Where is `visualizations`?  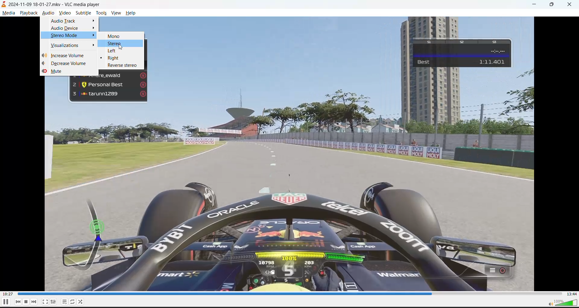 visualizations is located at coordinates (65, 46).